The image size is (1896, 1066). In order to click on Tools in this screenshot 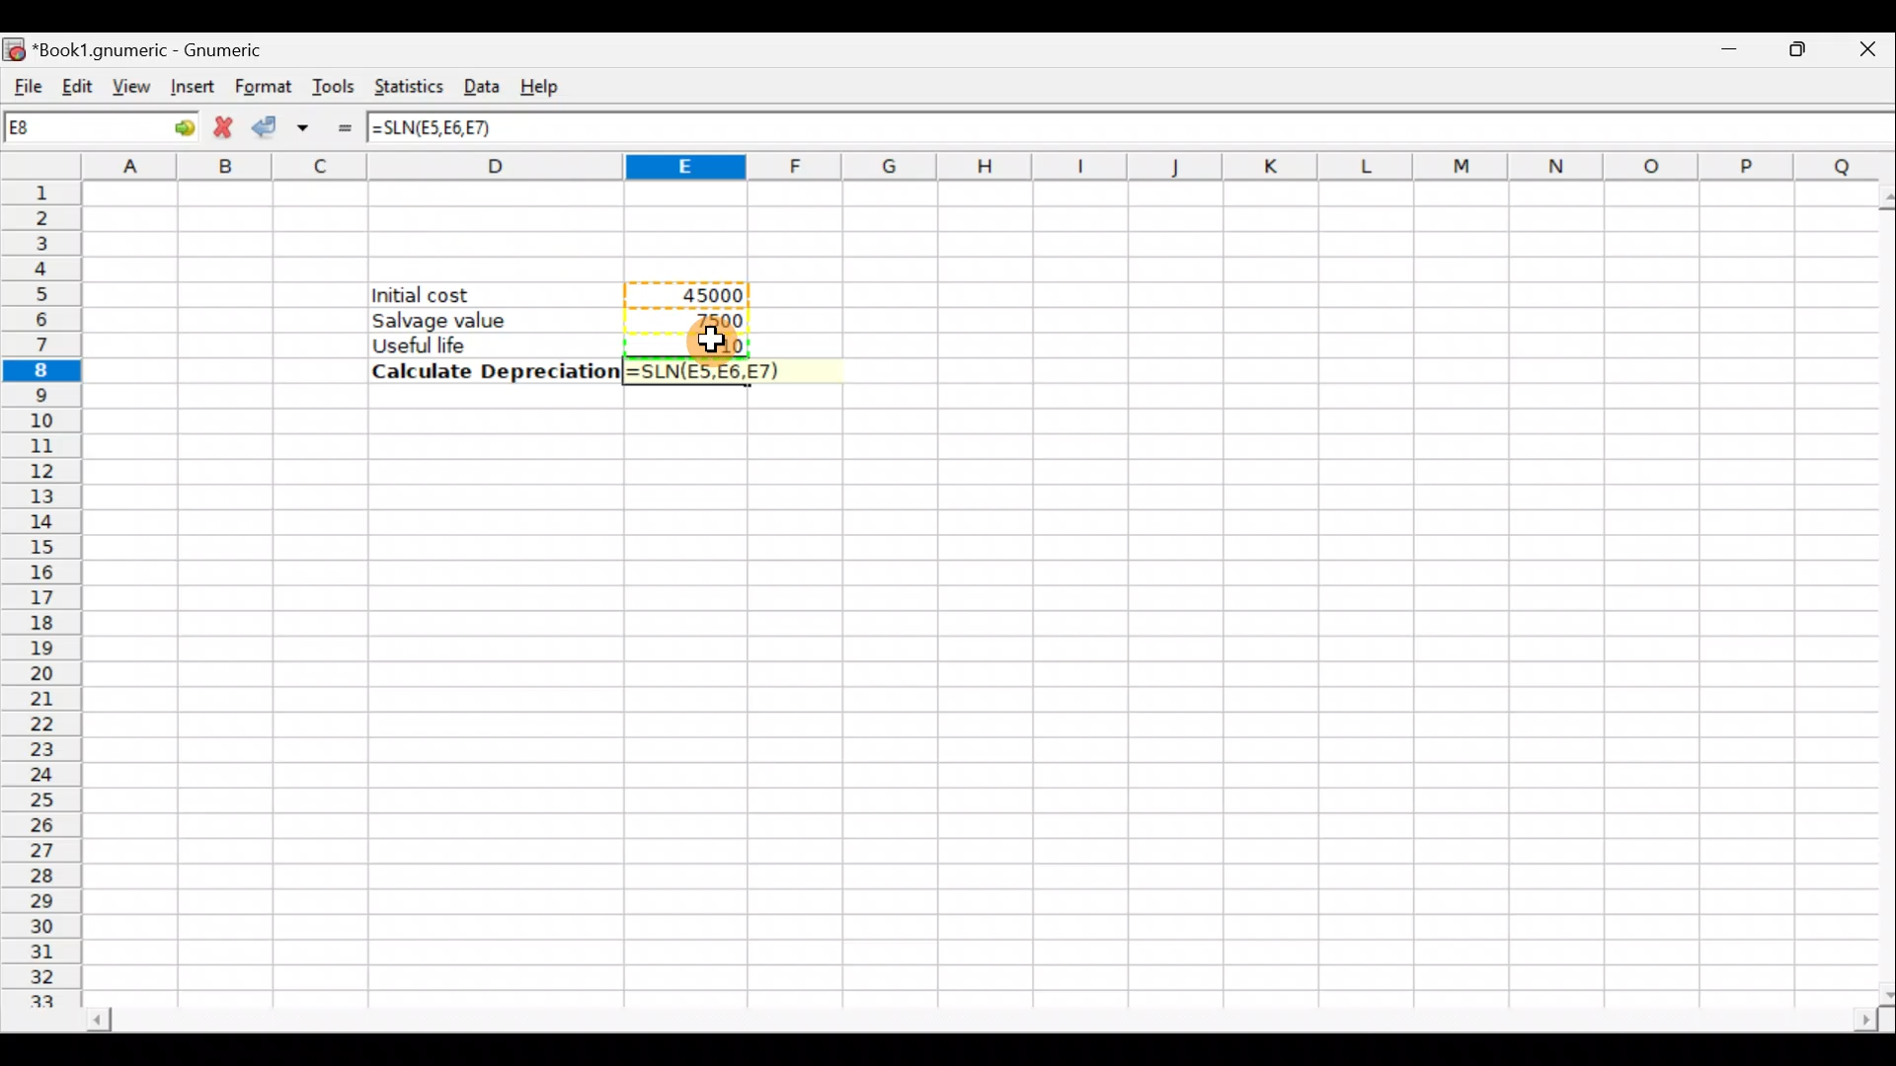, I will do `click(336, 85)`.